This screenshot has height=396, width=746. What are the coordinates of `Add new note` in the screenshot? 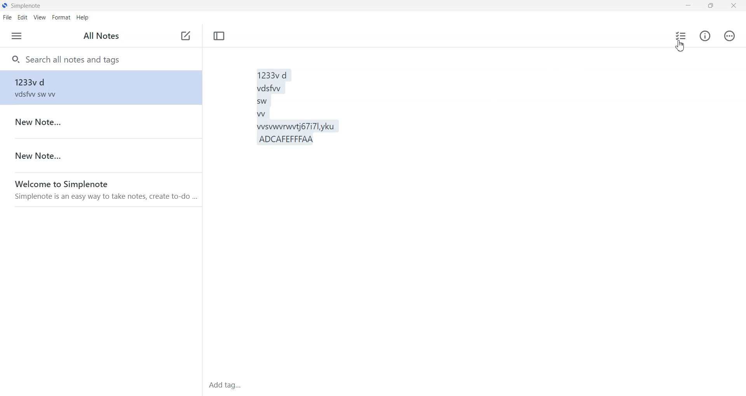 It's located at (185, 36).